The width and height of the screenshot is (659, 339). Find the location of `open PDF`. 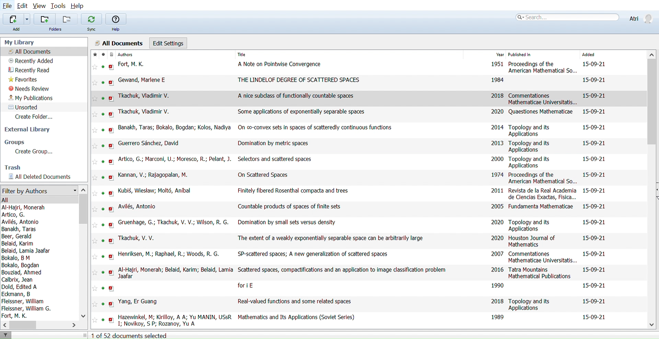

open PDF is located at coordinates (111, 67).